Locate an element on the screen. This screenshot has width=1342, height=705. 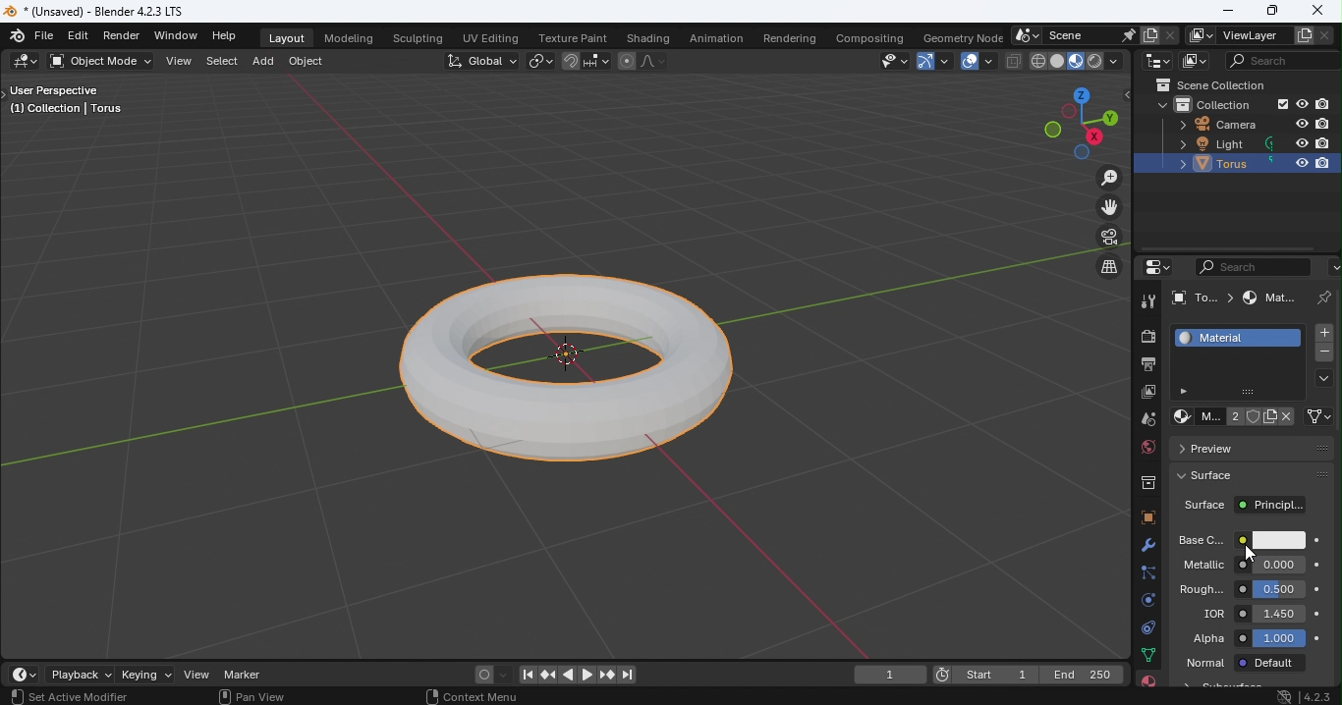
System update is located at coordinates (1283, 695).